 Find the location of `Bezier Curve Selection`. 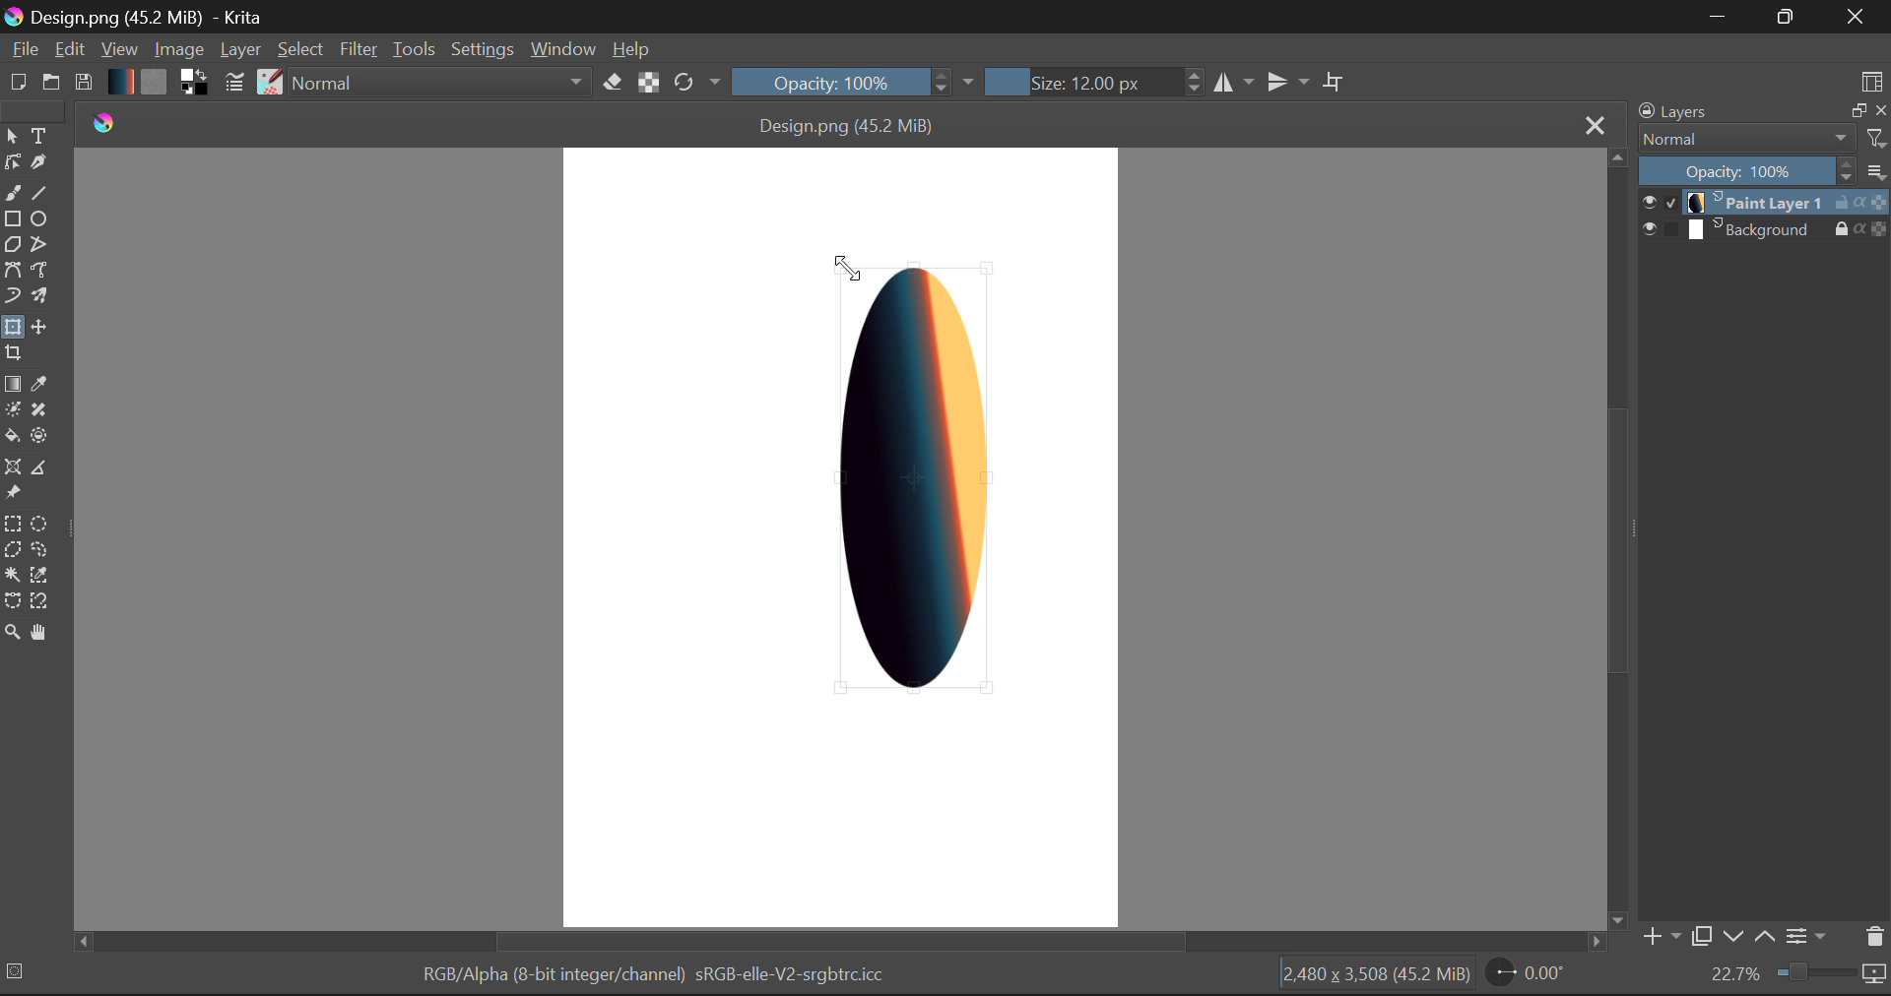

Bezier Curve Selection is located at coordinates (12, 603).